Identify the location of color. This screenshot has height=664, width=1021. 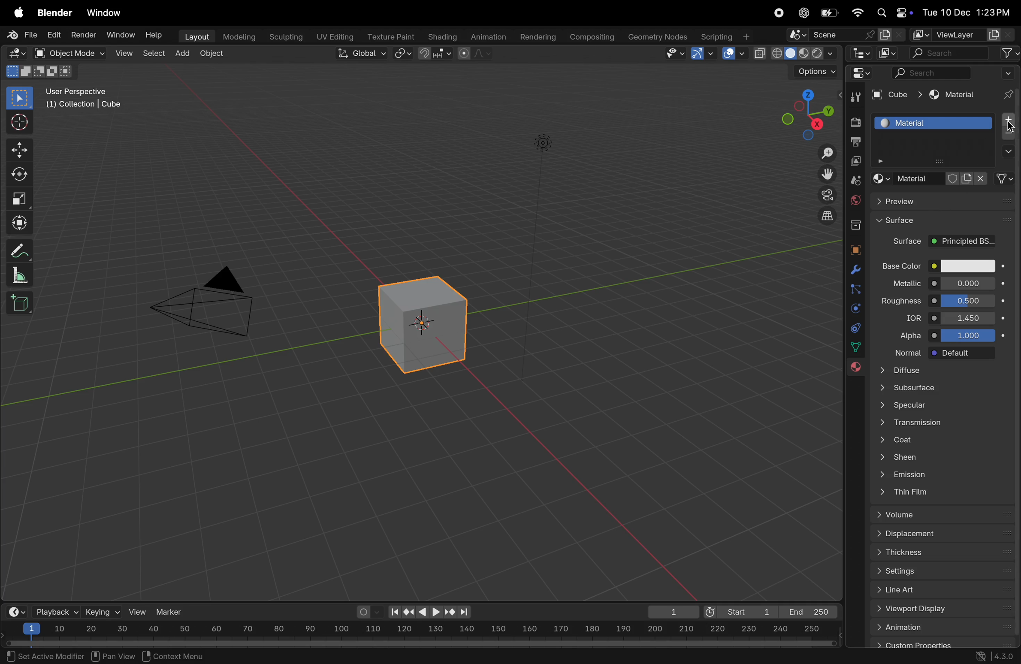
(966, 267).